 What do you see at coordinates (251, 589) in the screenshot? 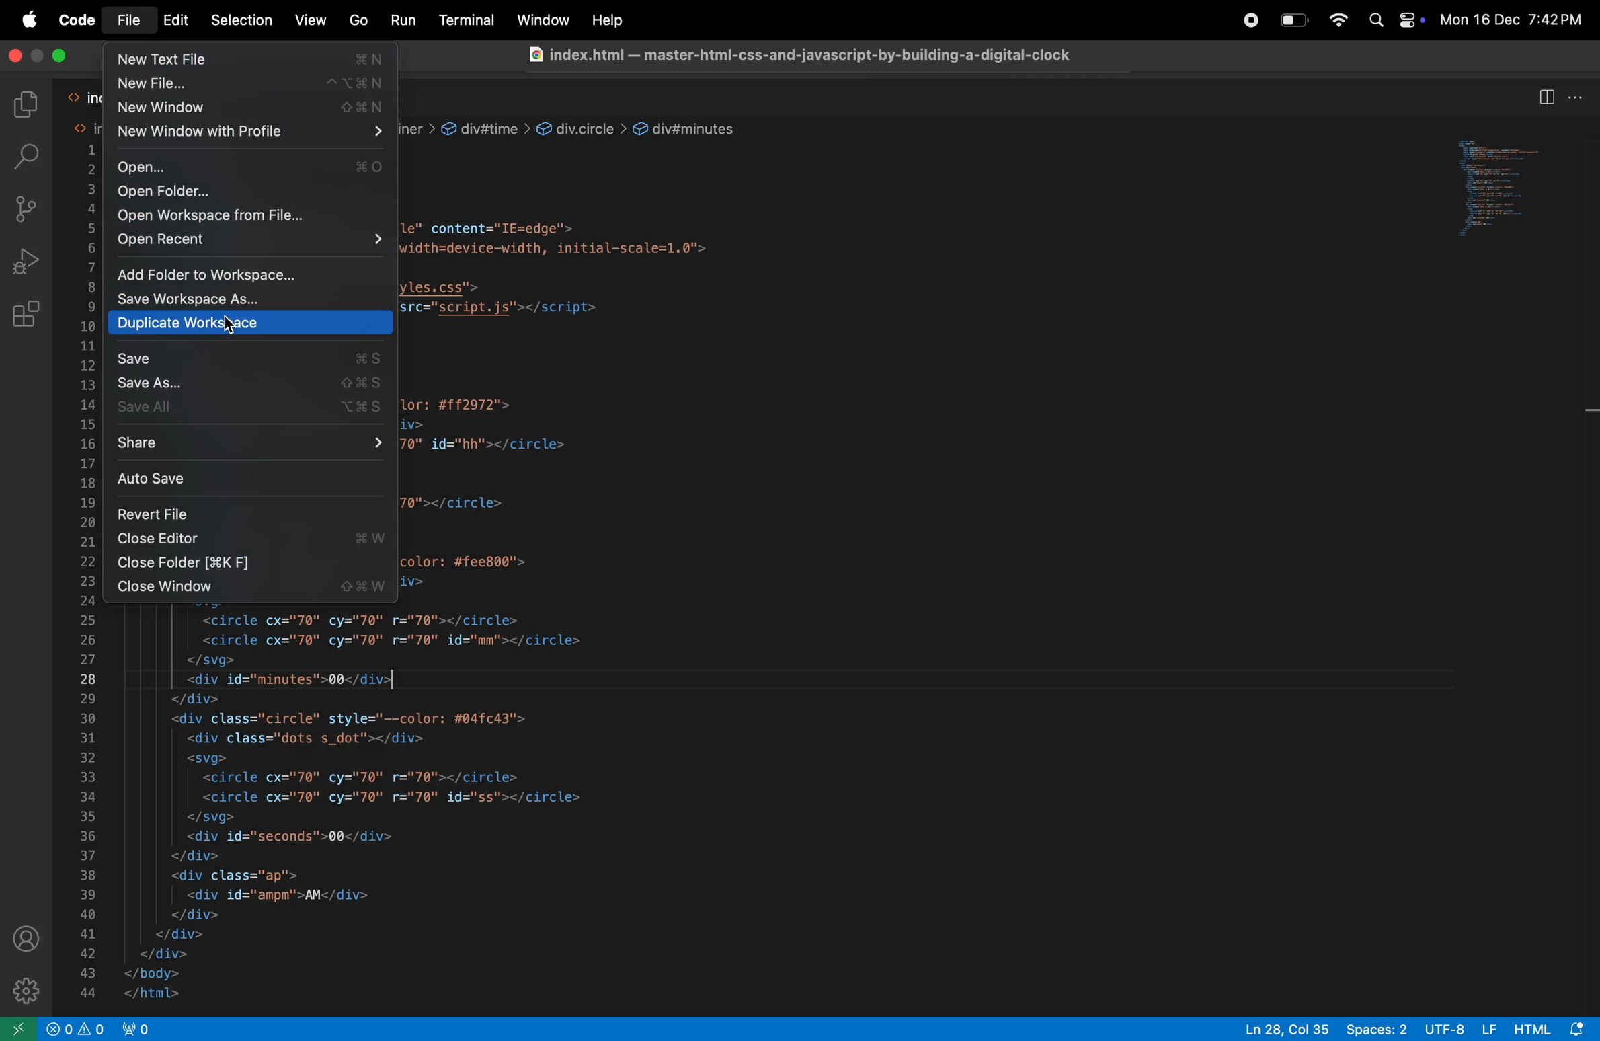
I see `close window` at bounding box center [251, 589].